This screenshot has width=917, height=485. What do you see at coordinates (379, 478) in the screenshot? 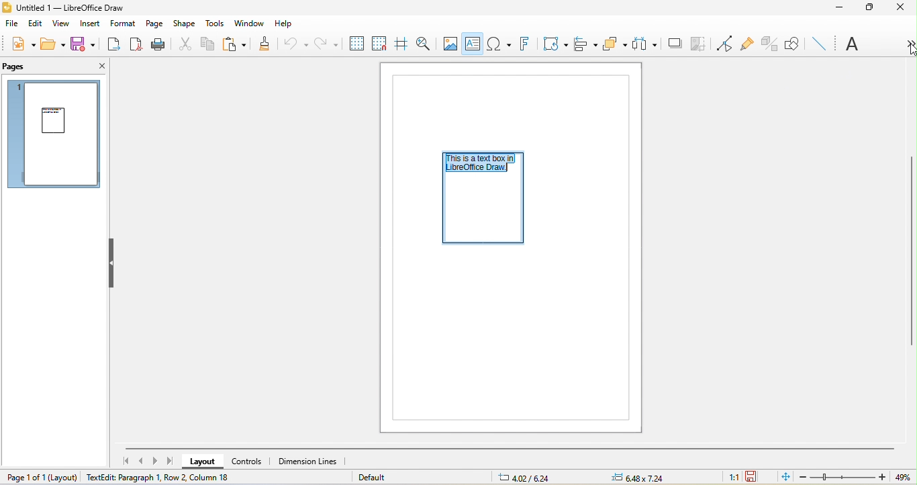
I see `default` at bounding box center [379, 478].